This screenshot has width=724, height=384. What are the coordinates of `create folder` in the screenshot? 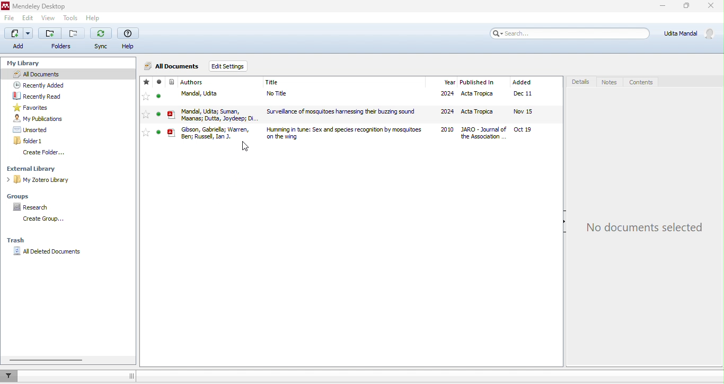 It's located at (45, 153).